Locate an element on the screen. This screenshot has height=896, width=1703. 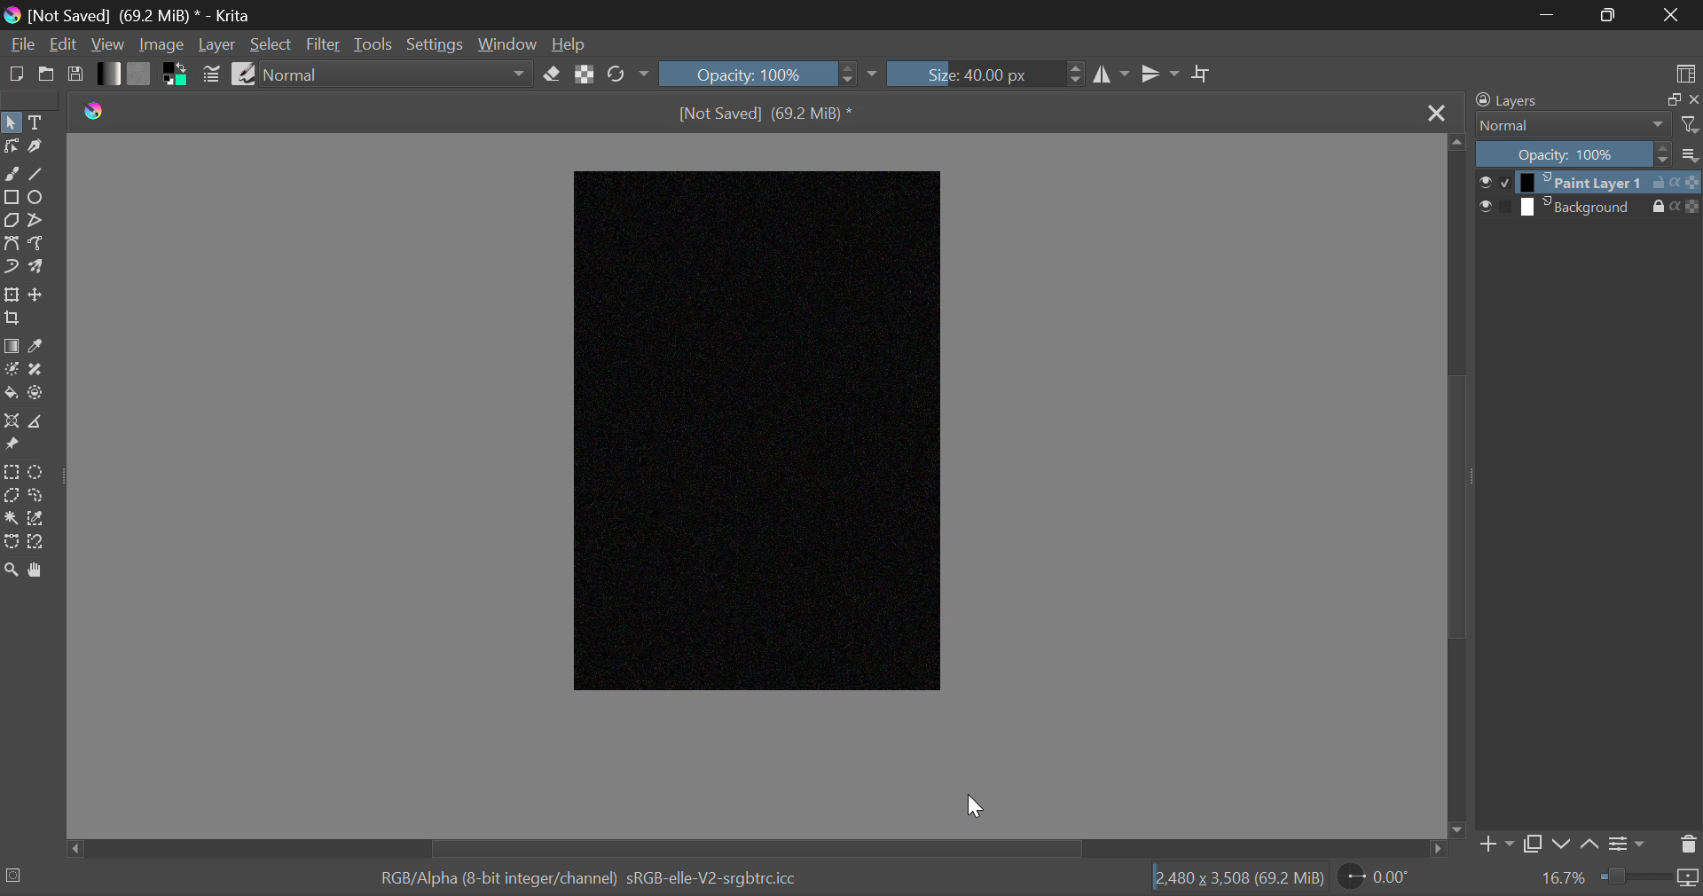
Vertical Mirror Flip is located at coordinates (1113, 75).